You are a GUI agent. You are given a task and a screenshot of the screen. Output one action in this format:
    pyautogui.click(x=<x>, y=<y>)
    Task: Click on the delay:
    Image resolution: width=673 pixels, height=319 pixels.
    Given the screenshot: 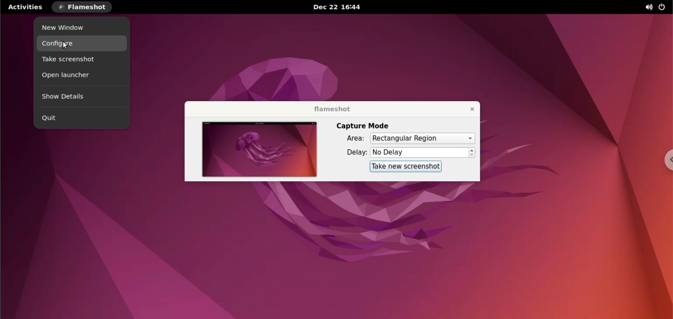 What is the action you would take?
    pyautogui.click(x=353, y=152)
    